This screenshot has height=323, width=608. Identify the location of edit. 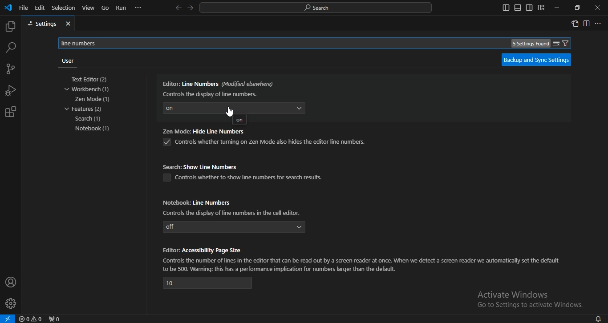
(40, 7).